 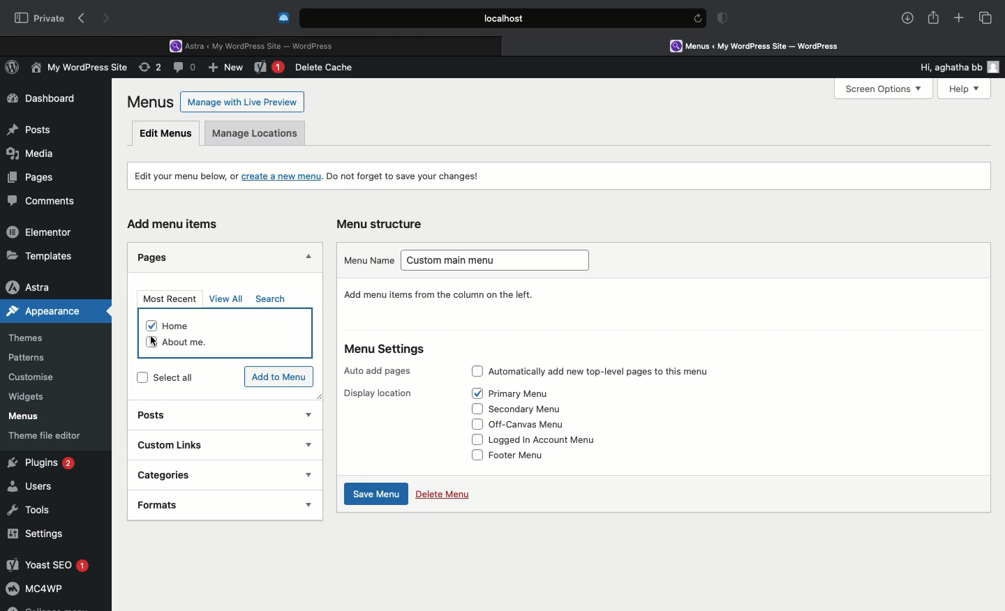 I want to click on user icon, so click(x=996, y=67).